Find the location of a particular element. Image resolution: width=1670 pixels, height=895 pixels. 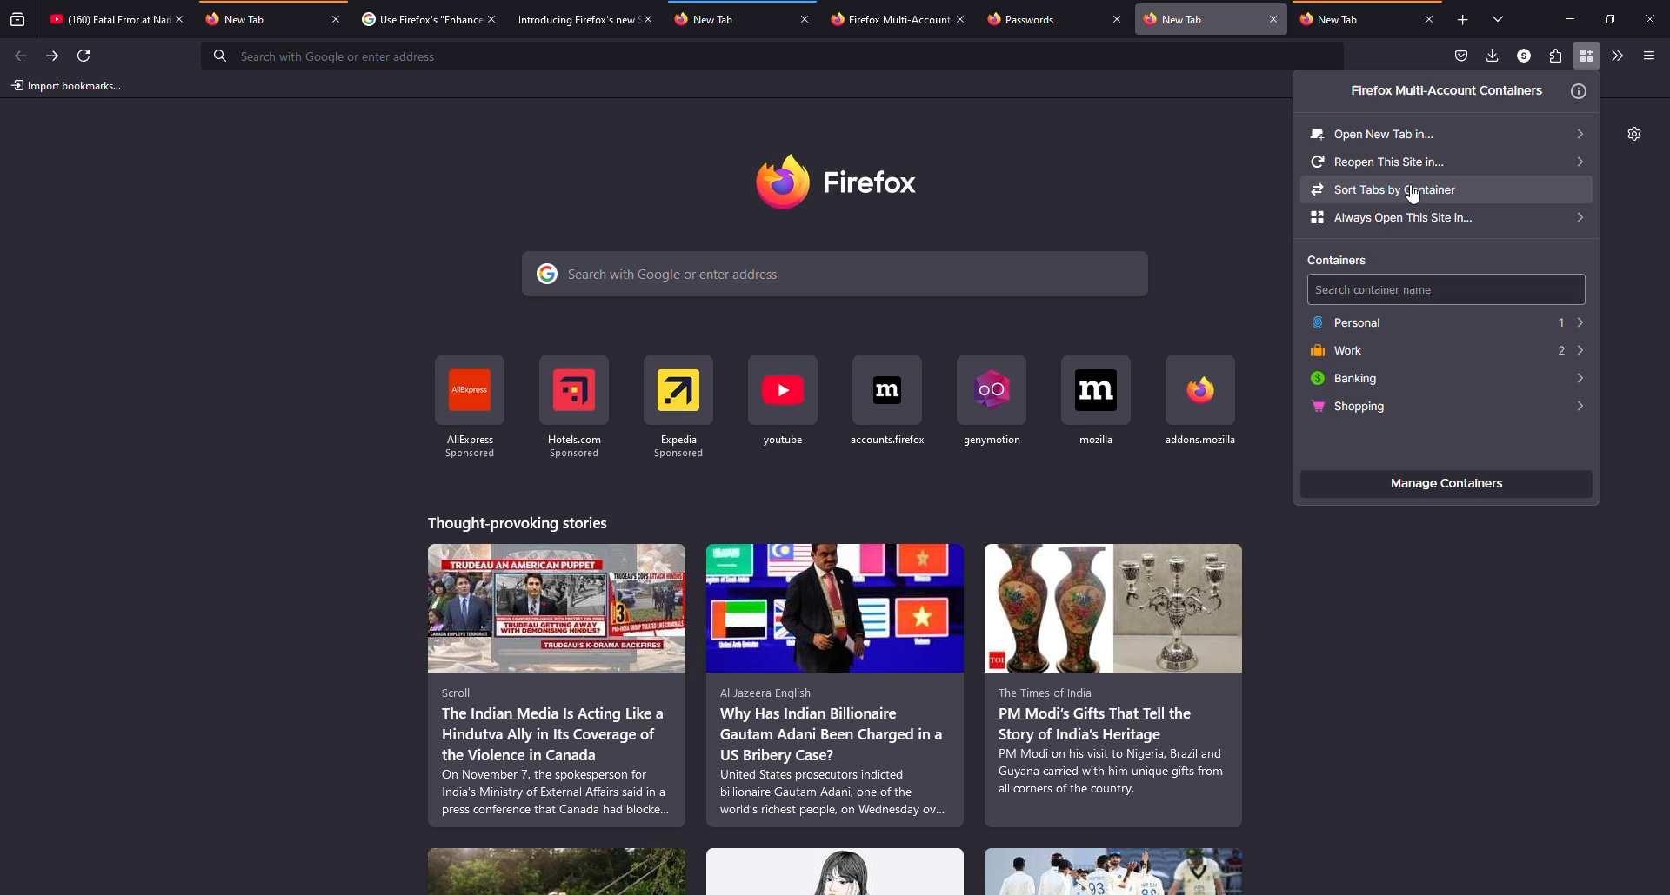

close is located at coordinates (646, 17).